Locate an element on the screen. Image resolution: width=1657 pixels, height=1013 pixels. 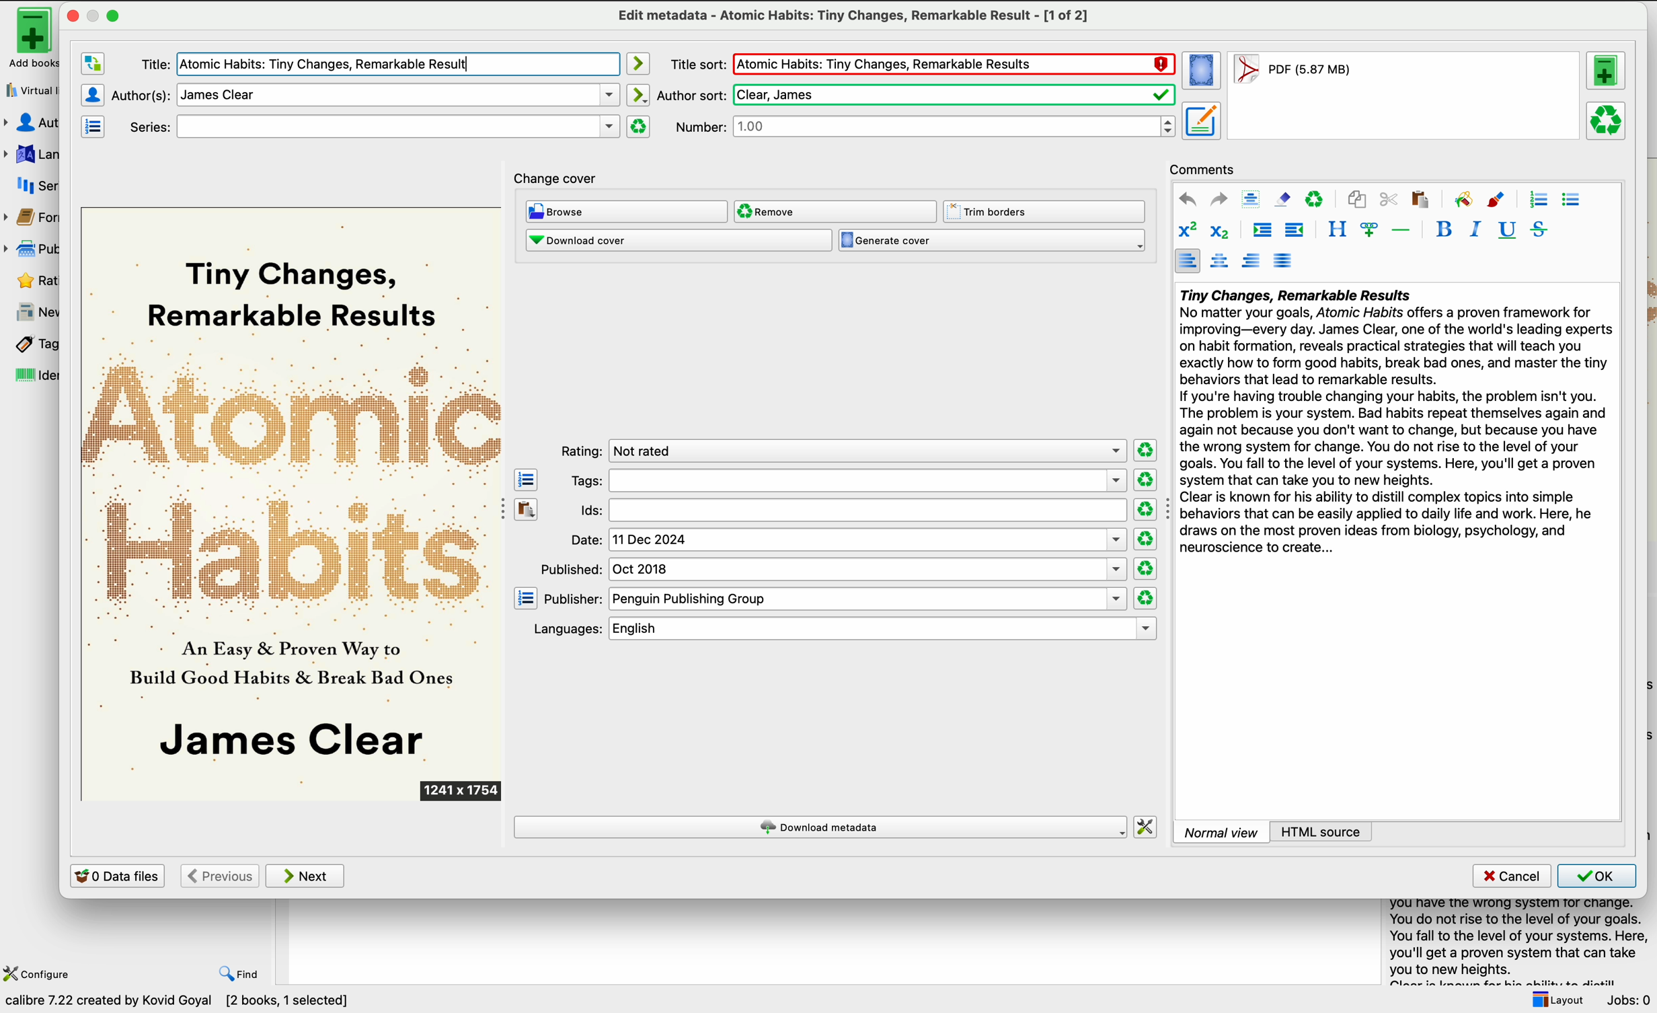
open the tag editor is located at coordinates (526, 479).